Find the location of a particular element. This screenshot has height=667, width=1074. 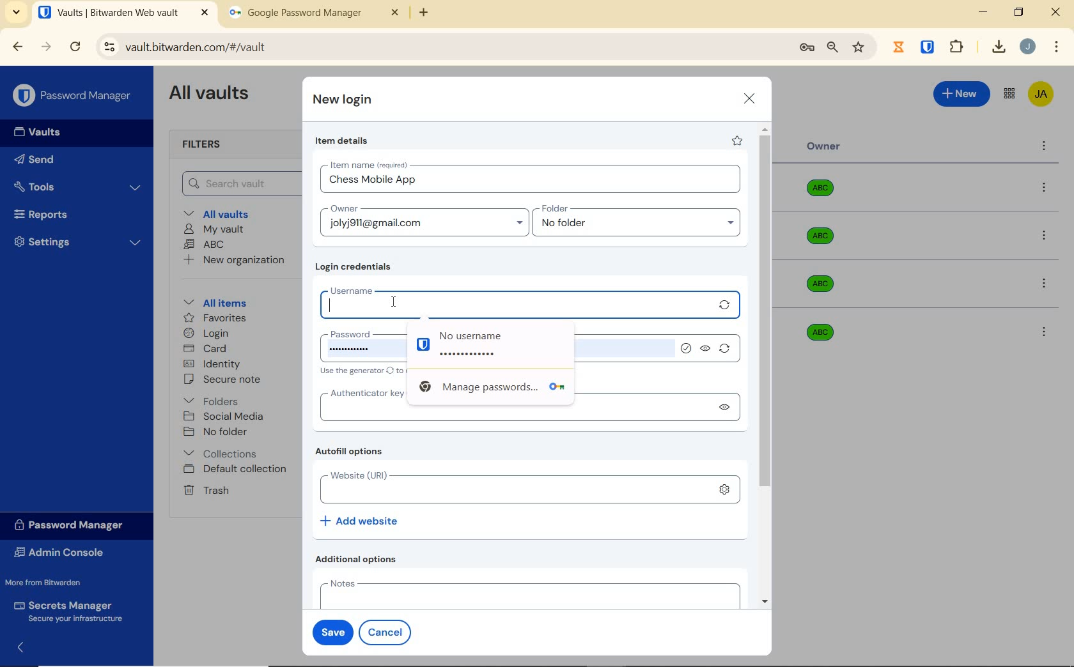

add new tab is located at coordinates (433, 16).